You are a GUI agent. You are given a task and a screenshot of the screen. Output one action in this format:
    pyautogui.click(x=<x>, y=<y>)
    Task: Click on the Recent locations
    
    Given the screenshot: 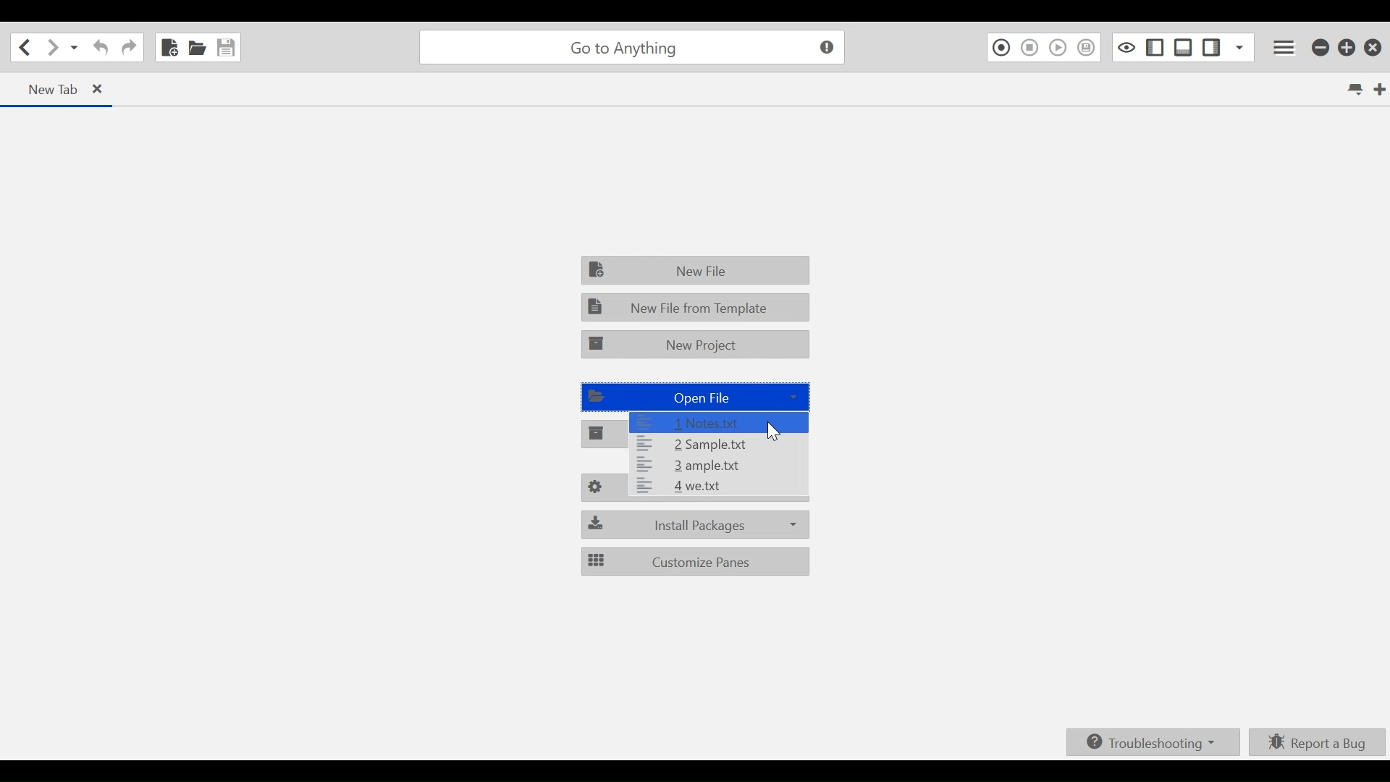 What is the action you would take?
    pyautogui.click(x=75, y=48)
    